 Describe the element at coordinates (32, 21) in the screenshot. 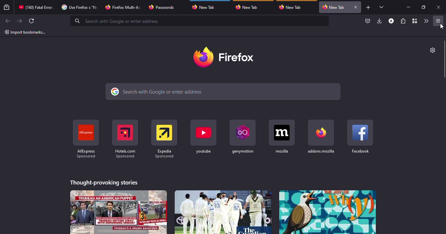

I see `refresh` at that location.